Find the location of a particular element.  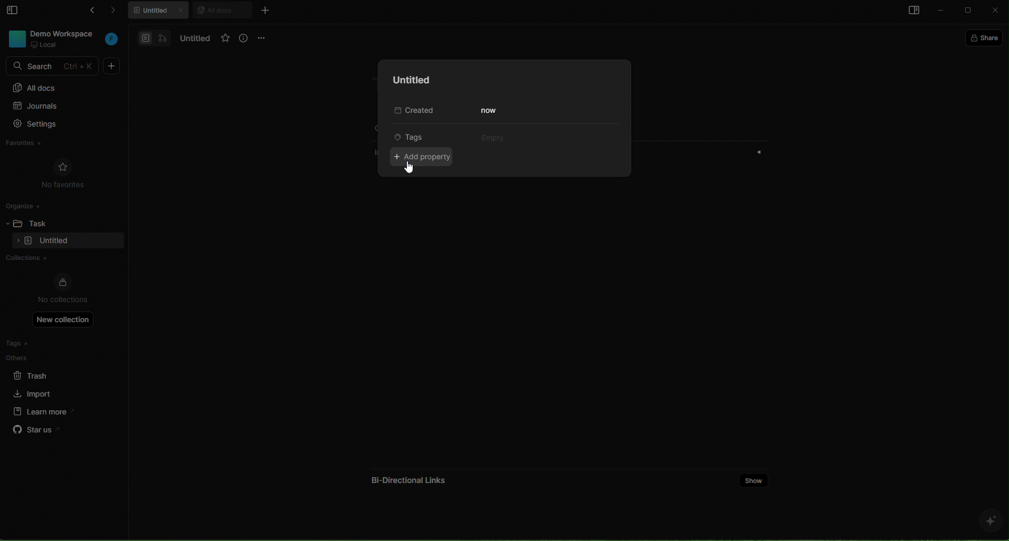

all docs is located at coordinates (62, 87).